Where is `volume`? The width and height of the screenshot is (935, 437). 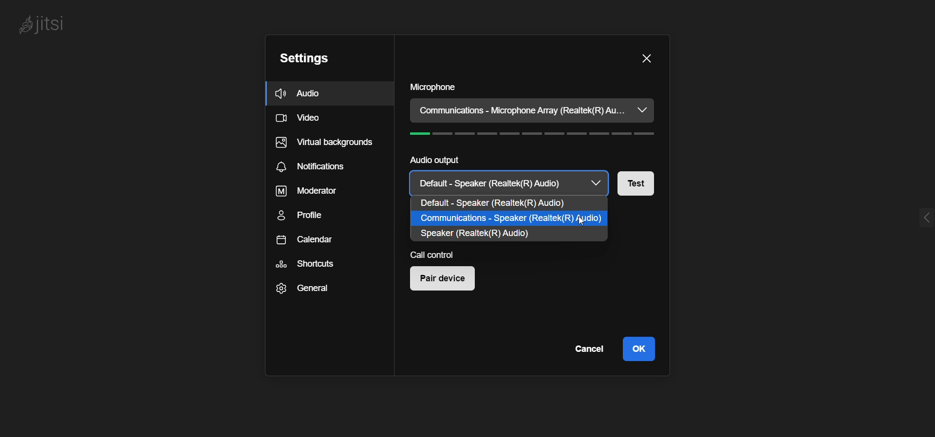
volume is located at coordinates (537, 135).